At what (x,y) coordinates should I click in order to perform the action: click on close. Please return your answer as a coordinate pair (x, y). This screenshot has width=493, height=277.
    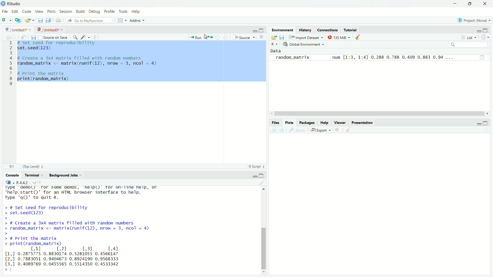
    Looking at the image, I should click on (338, 130).